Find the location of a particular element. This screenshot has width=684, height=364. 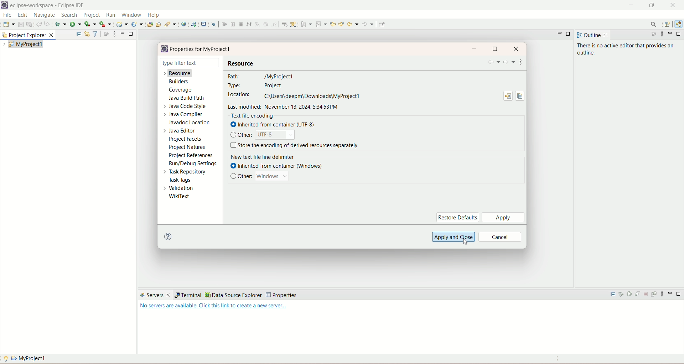

minimize is located at coordinates (122, 33).